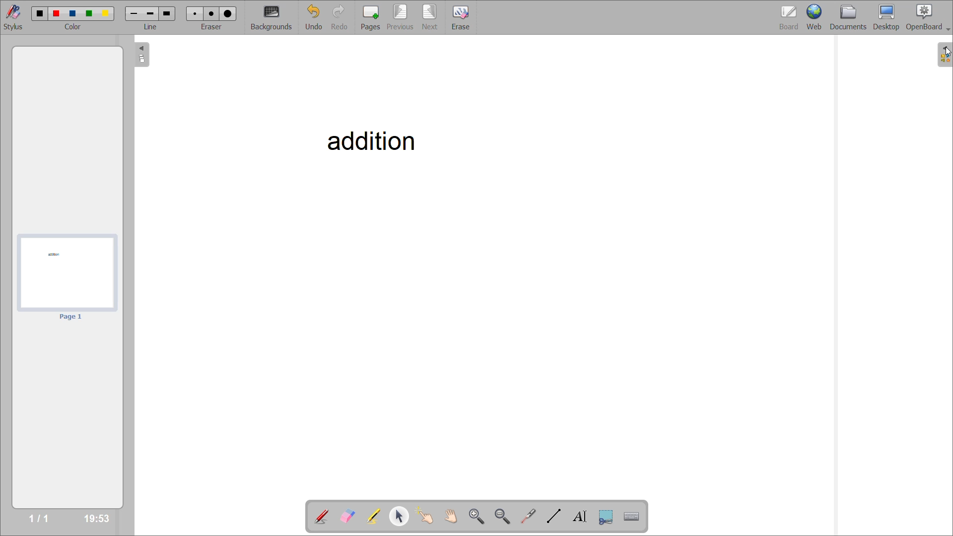 The image size is (953, 536). Describe the element at coordinates (228, 13) in the screenshot. I see `eraser 3` at that location.